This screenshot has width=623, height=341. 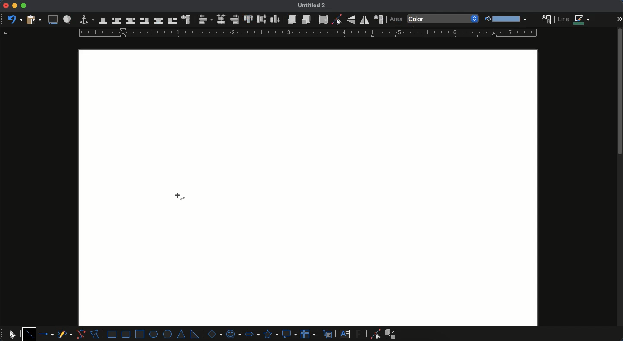 I want to click on optimal, so click(x=130, y=19).